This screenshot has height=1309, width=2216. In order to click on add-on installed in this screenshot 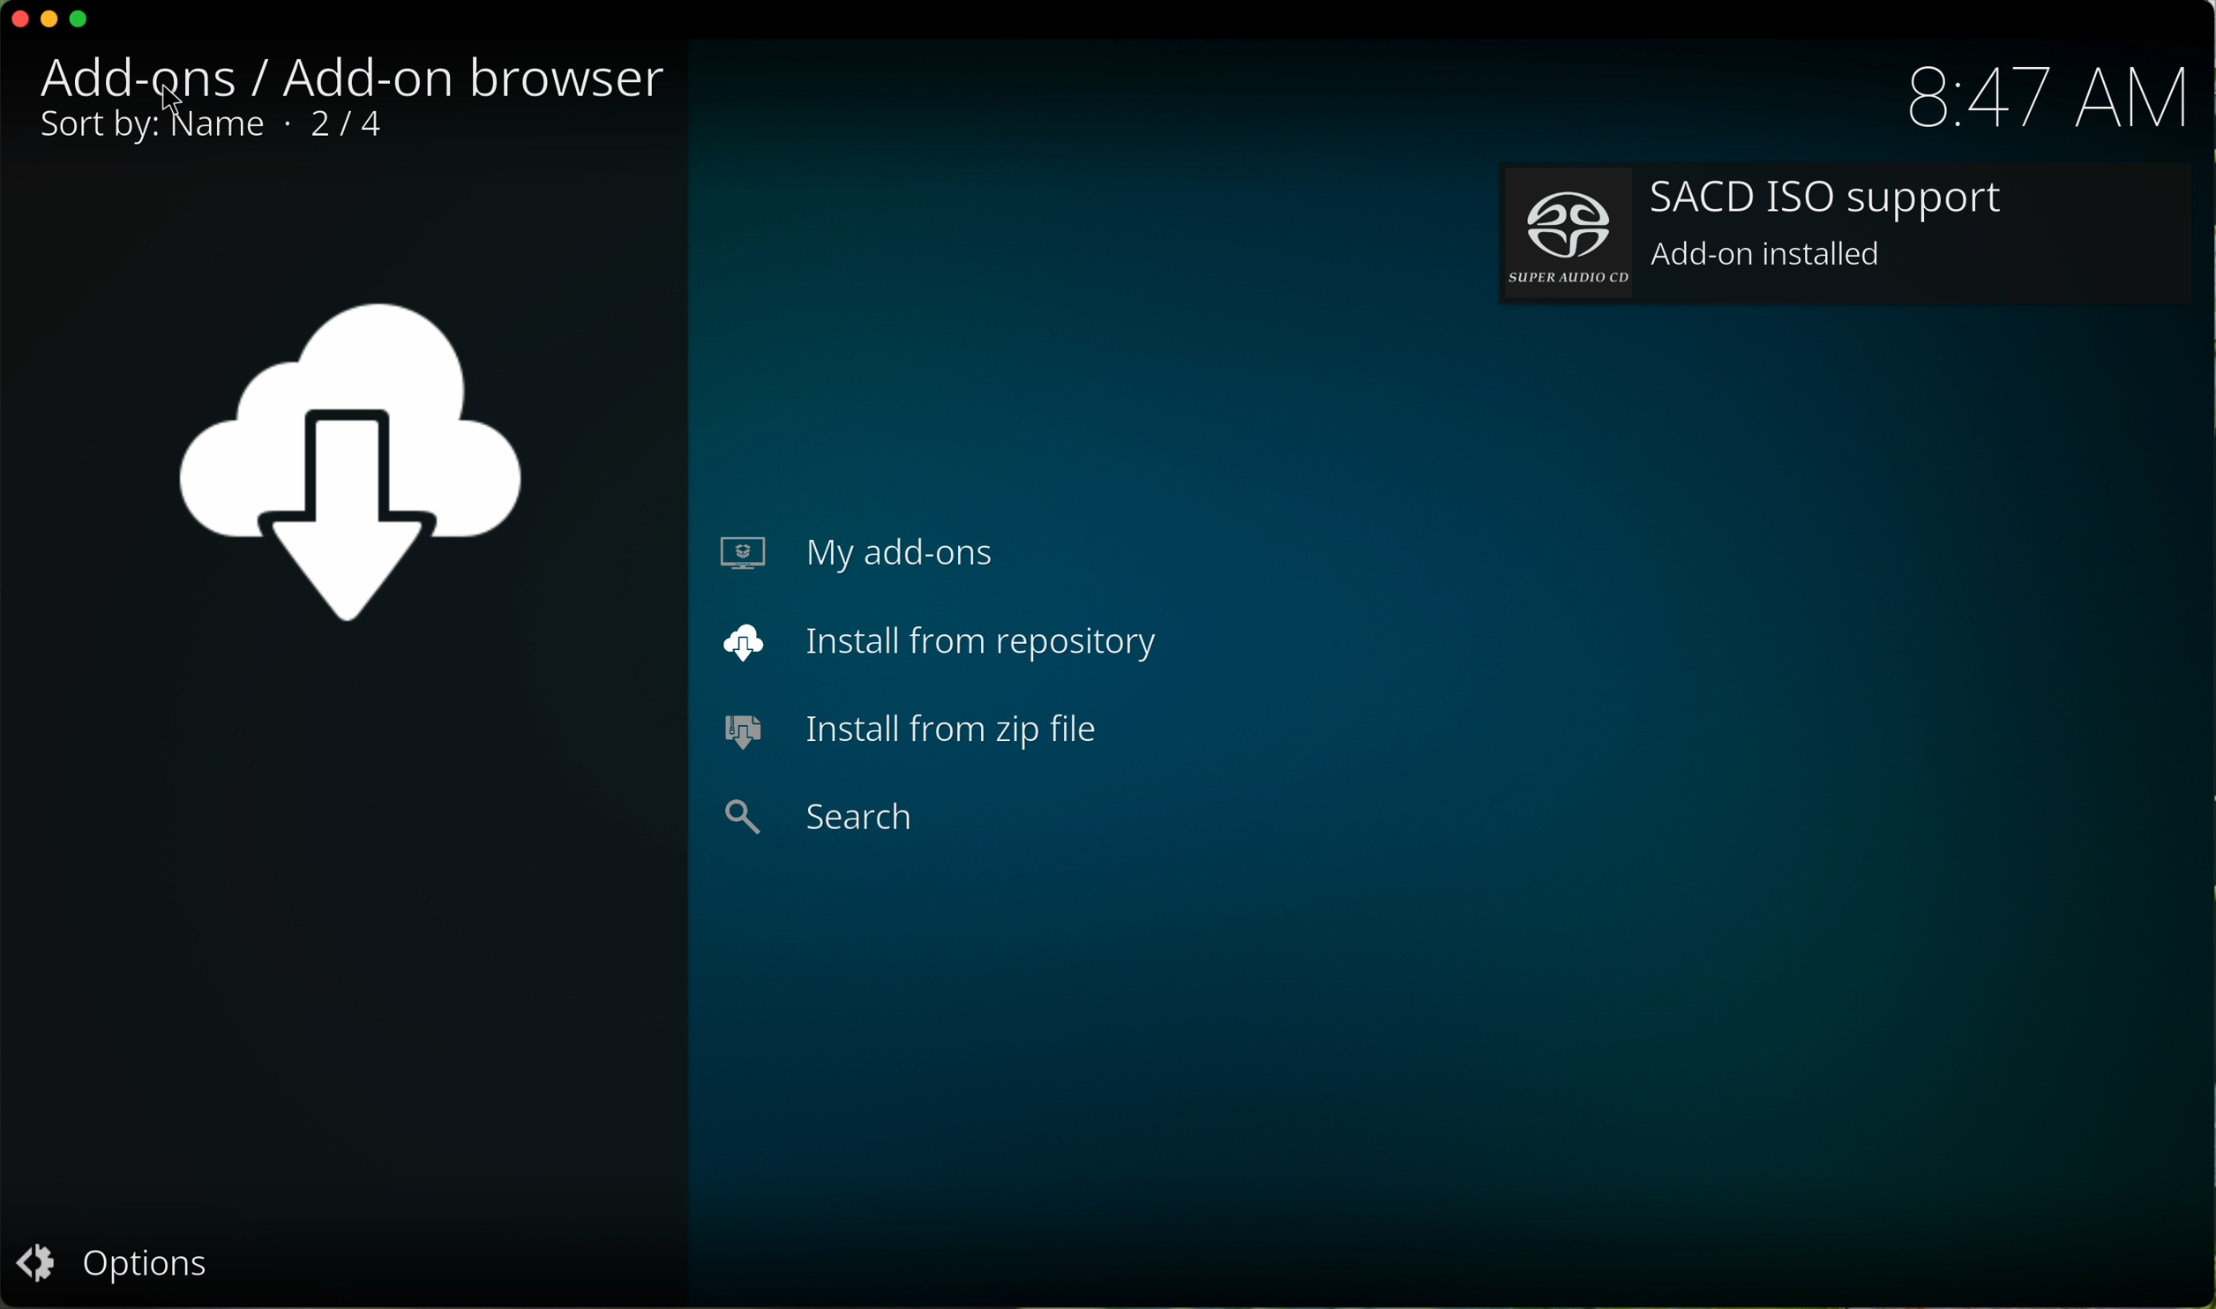, I will do `click(1860, 235)`.